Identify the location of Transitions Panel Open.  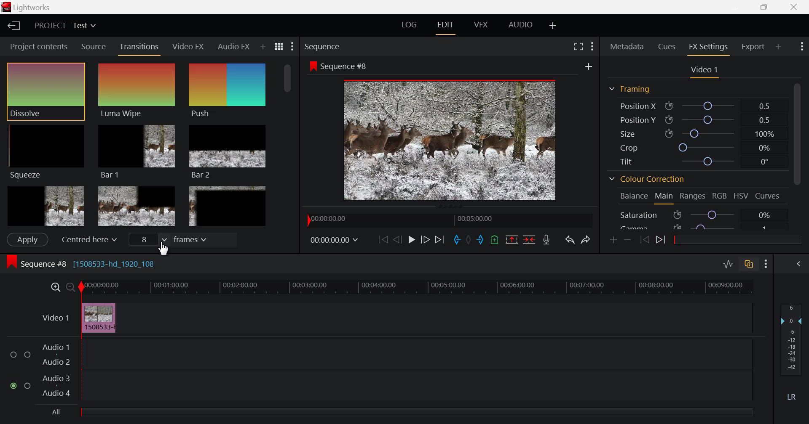
(140, 48).